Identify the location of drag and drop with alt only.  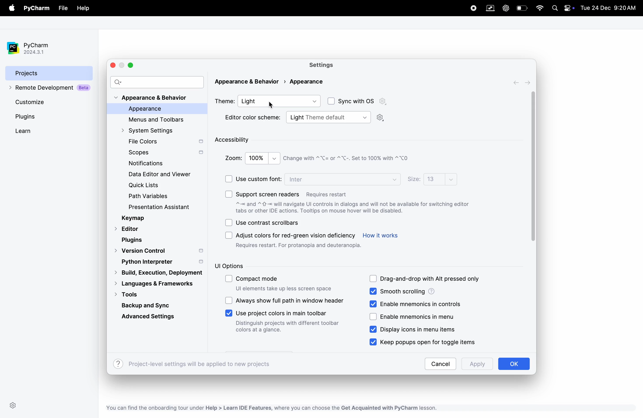
(432, 279).